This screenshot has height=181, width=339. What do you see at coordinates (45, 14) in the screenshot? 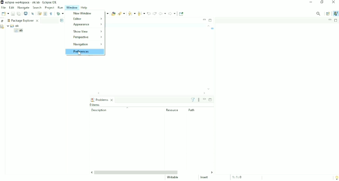
I see `Toggle Block Selection` at bounding box center [45, 14].